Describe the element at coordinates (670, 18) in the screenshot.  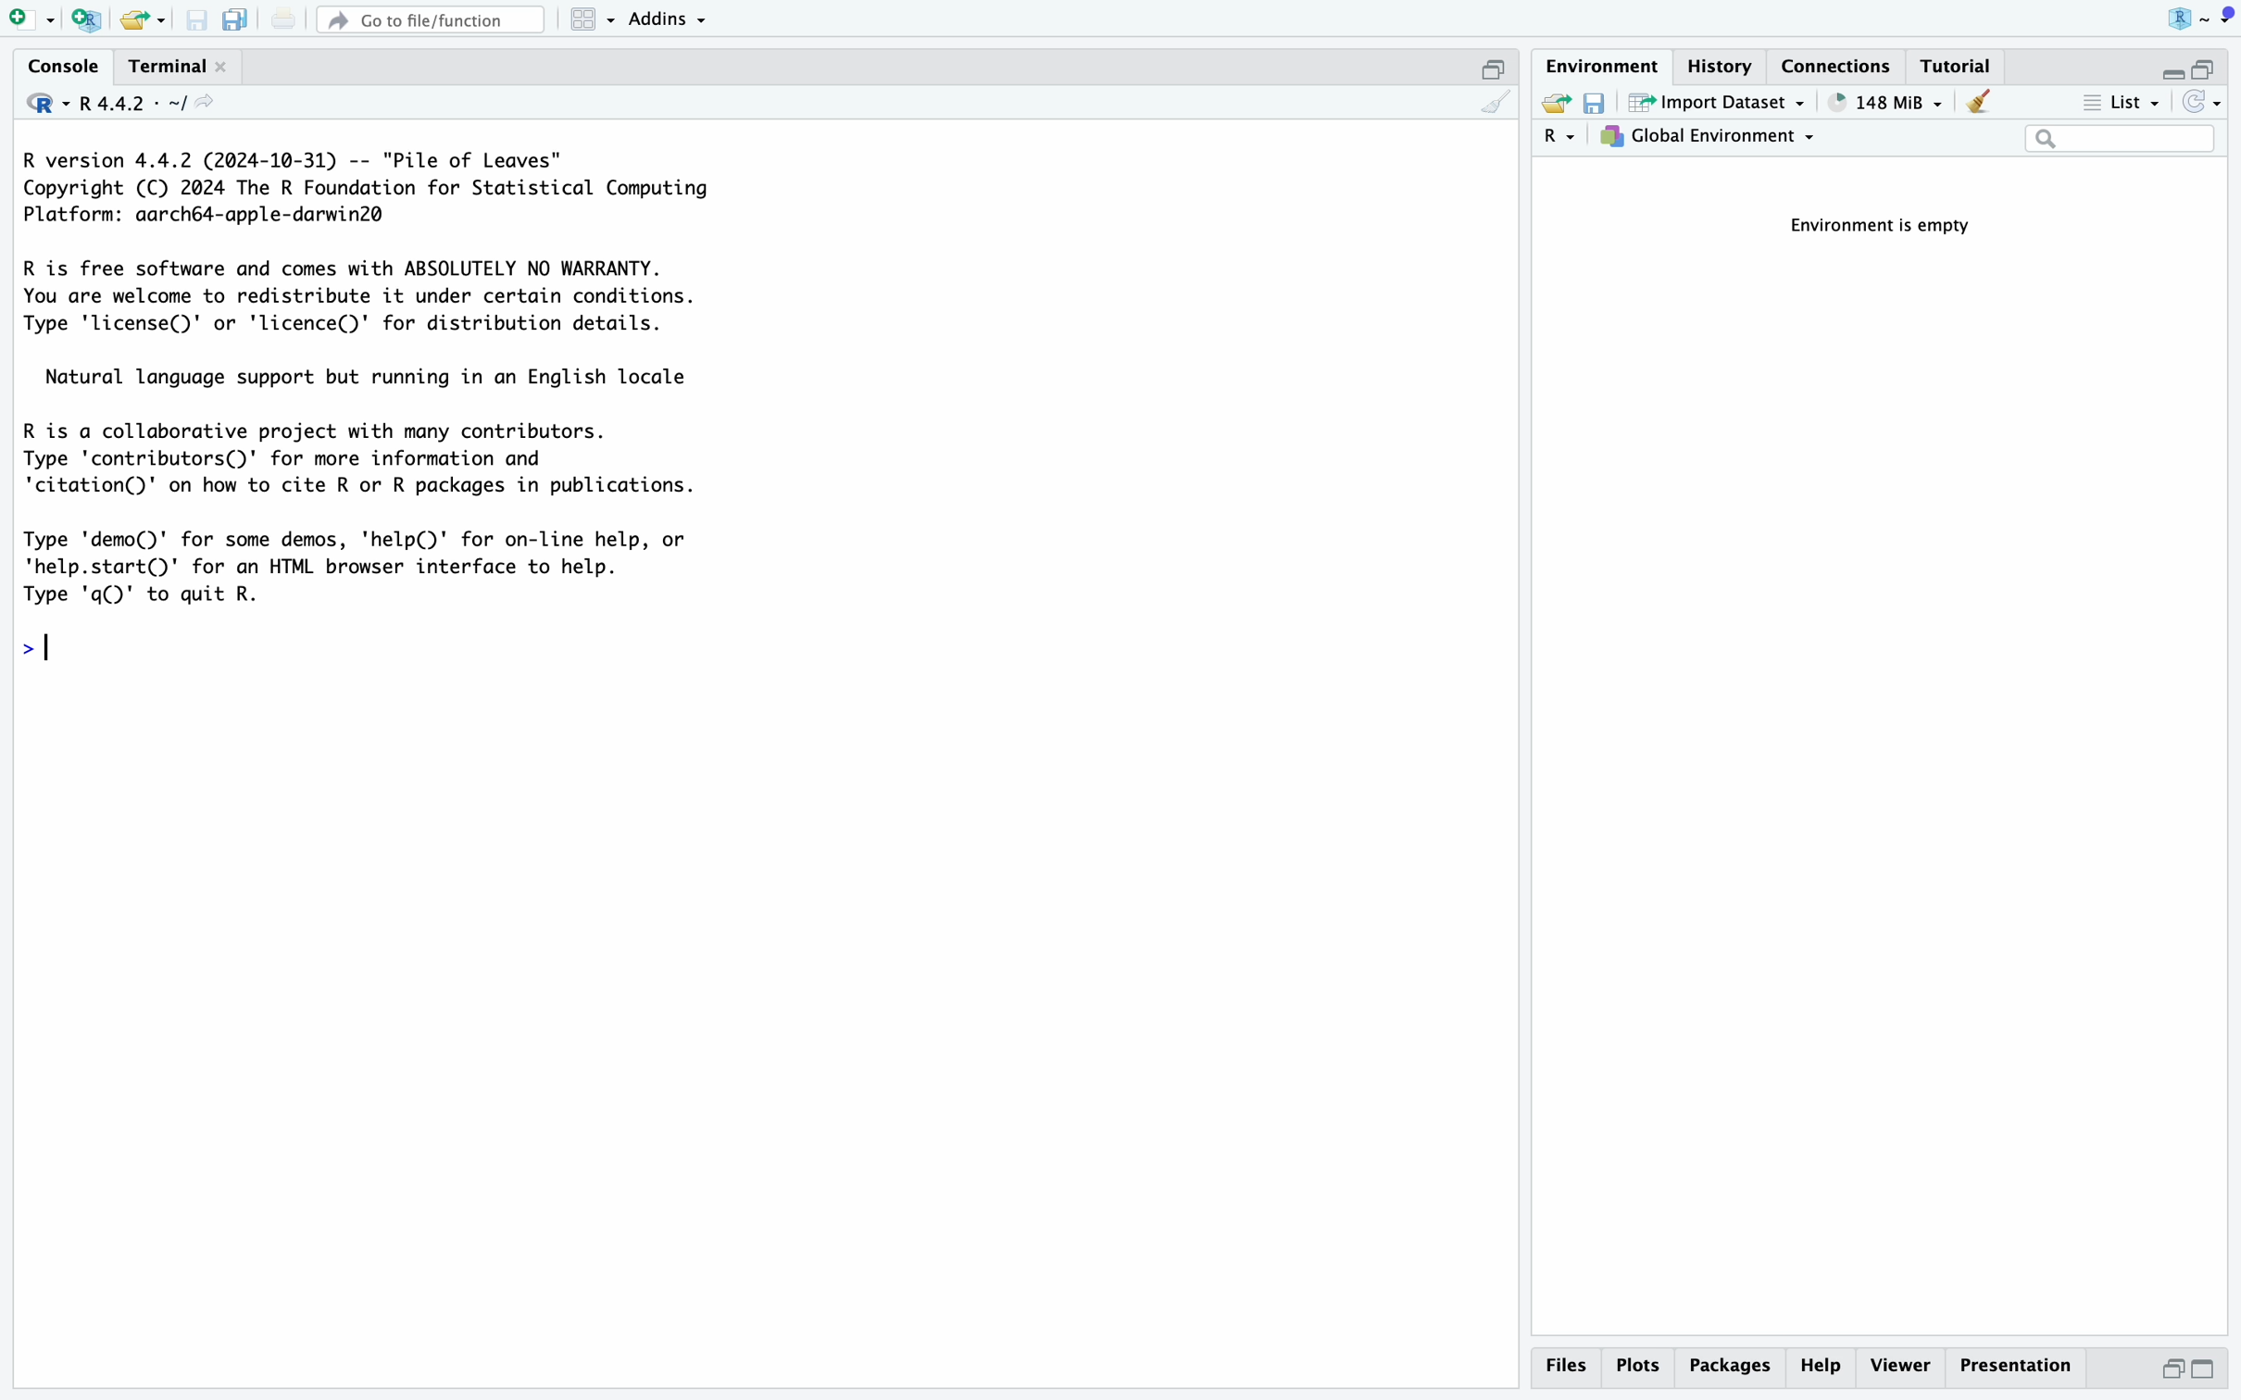
I see `addins` at that location.